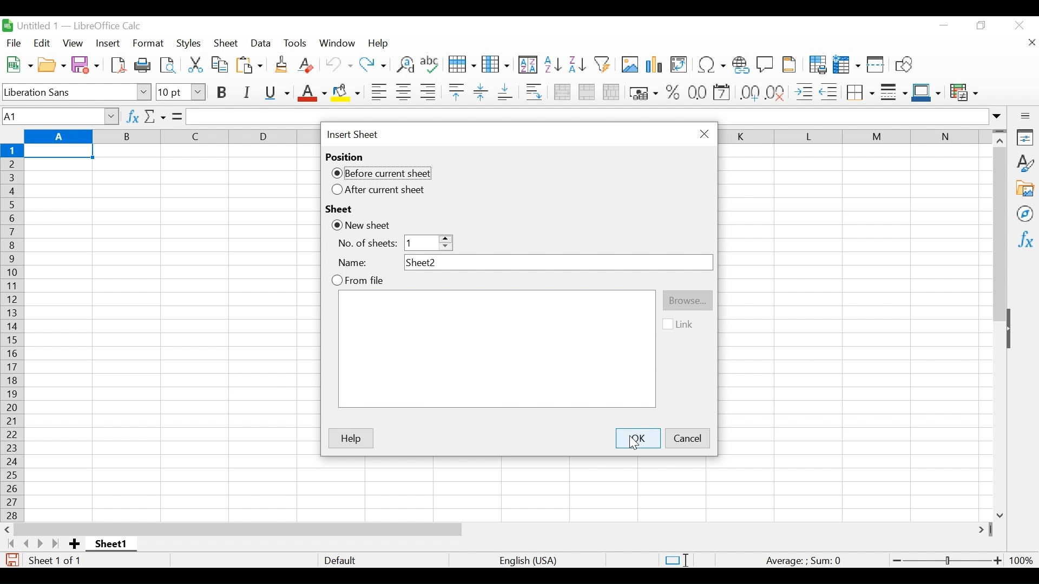  What do you see at coordinates (903, 65) in the screenshot?
I see `Insert Shapes` at bounding box center [903, 65].